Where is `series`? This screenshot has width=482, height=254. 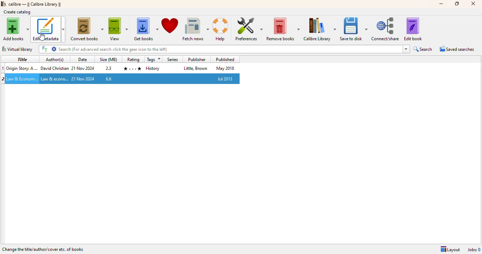 series is located at coordinates (173, 59).